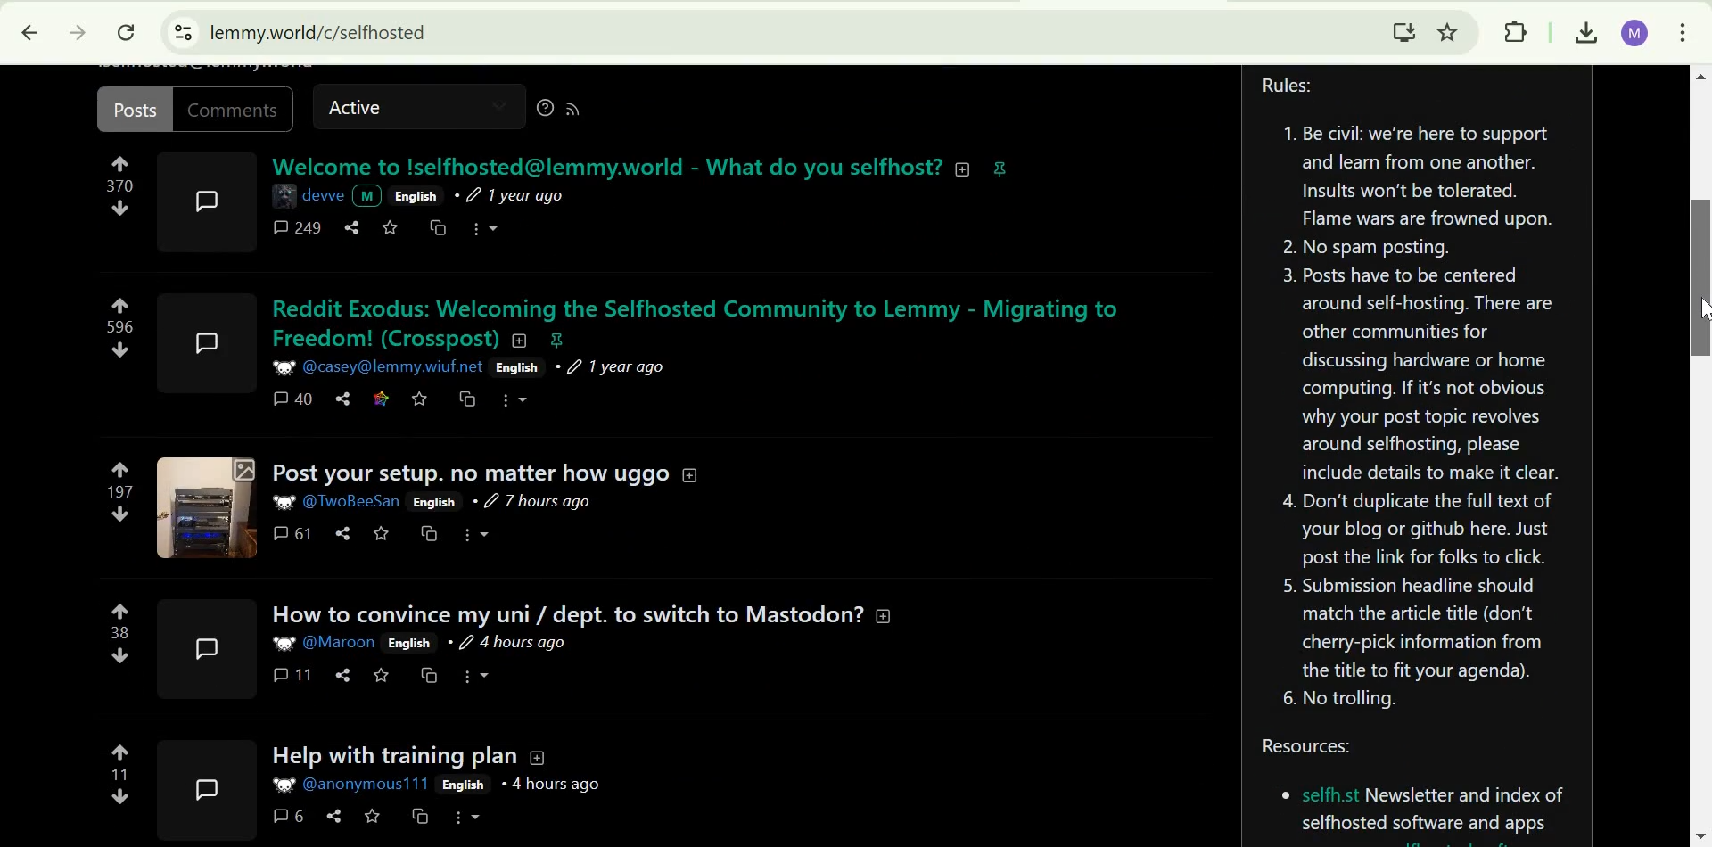  Describe the element at coordinates (382, 533) in the screenshot. I see `save` at that location.